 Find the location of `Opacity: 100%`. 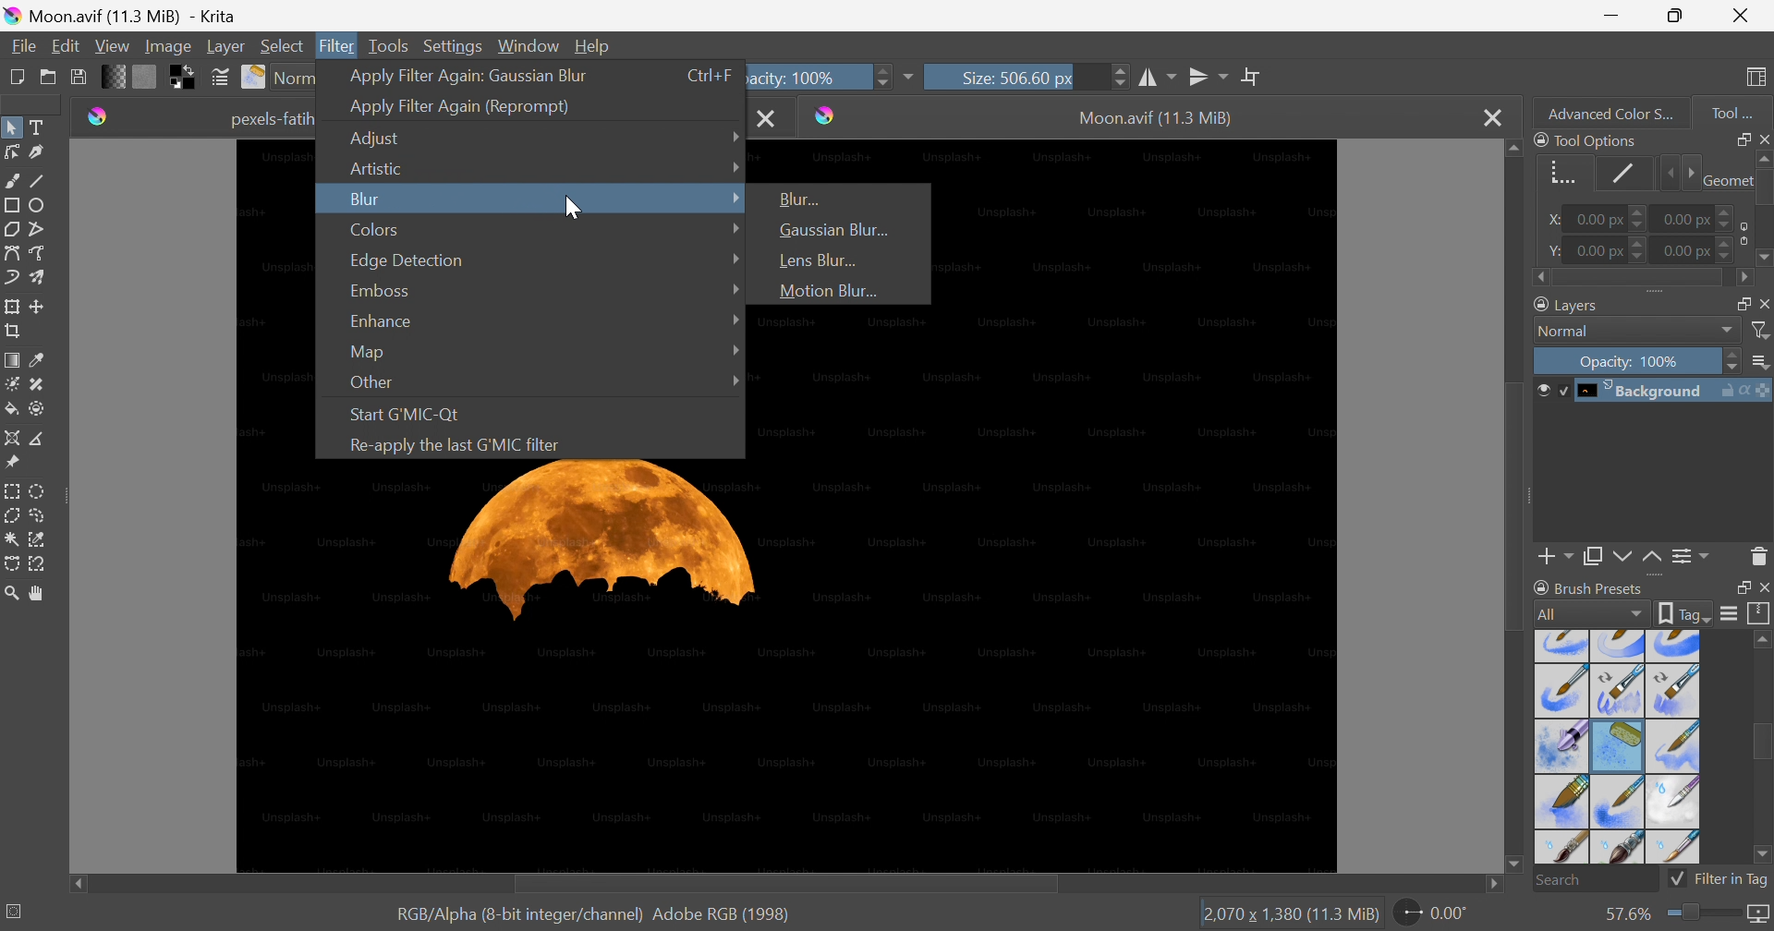

Opacity: 100% is located at coordinates (1634, 358).